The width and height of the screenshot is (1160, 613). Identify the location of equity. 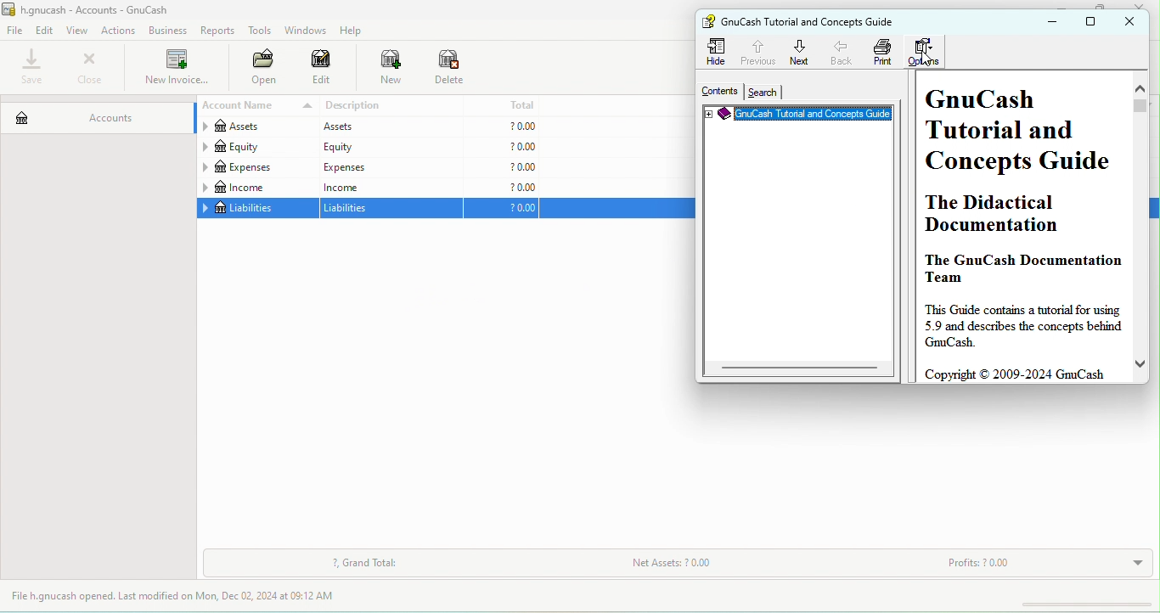
(256, 148).